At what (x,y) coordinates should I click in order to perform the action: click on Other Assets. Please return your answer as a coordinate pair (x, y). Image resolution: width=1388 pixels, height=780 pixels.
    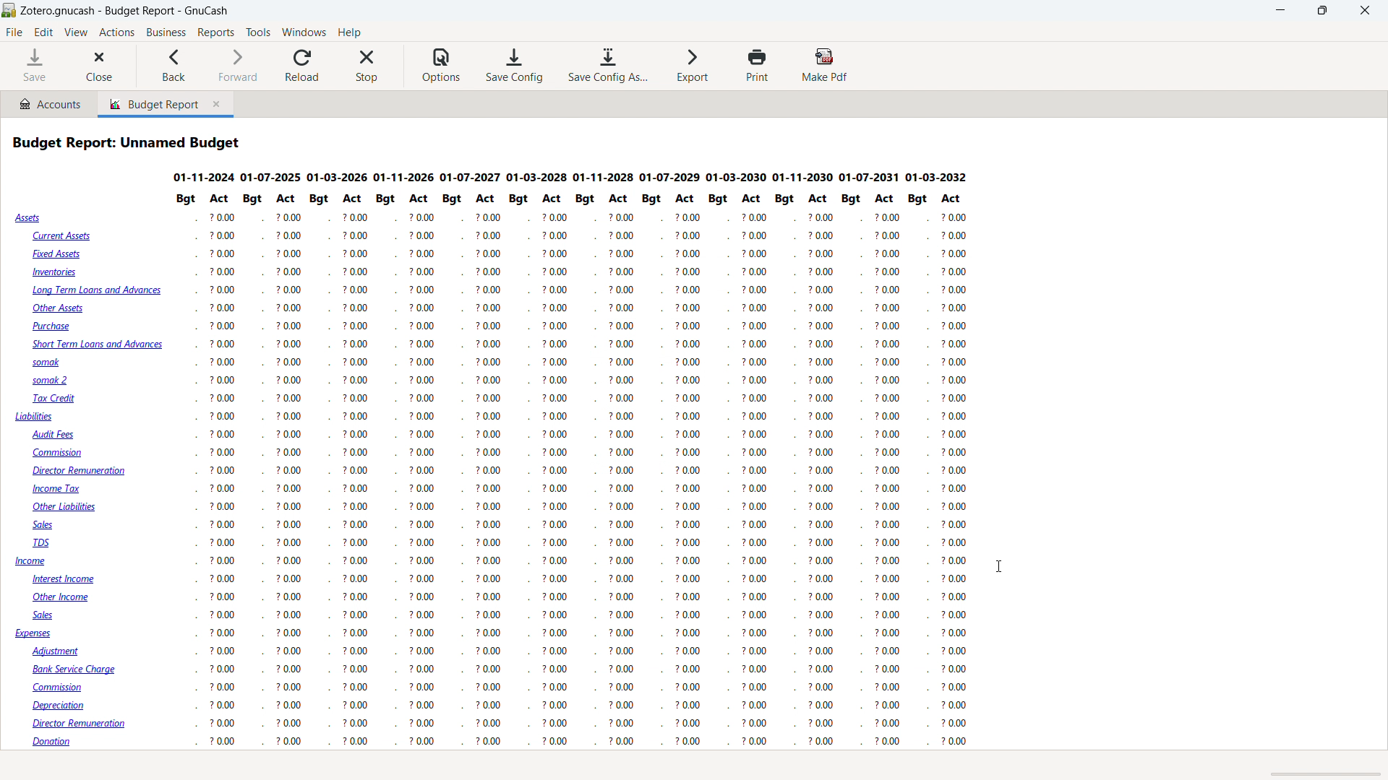
    Looking at the image, I should click on (59, 308).